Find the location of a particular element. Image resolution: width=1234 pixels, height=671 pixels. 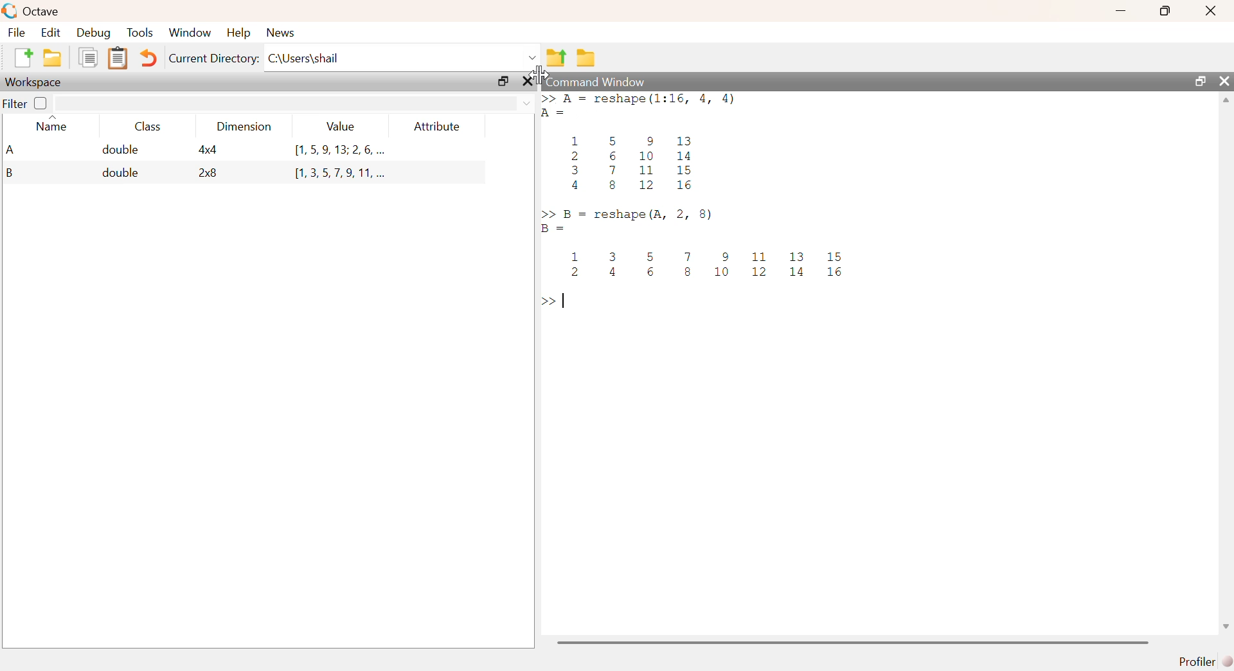

help is located at coordinates (240, 34).